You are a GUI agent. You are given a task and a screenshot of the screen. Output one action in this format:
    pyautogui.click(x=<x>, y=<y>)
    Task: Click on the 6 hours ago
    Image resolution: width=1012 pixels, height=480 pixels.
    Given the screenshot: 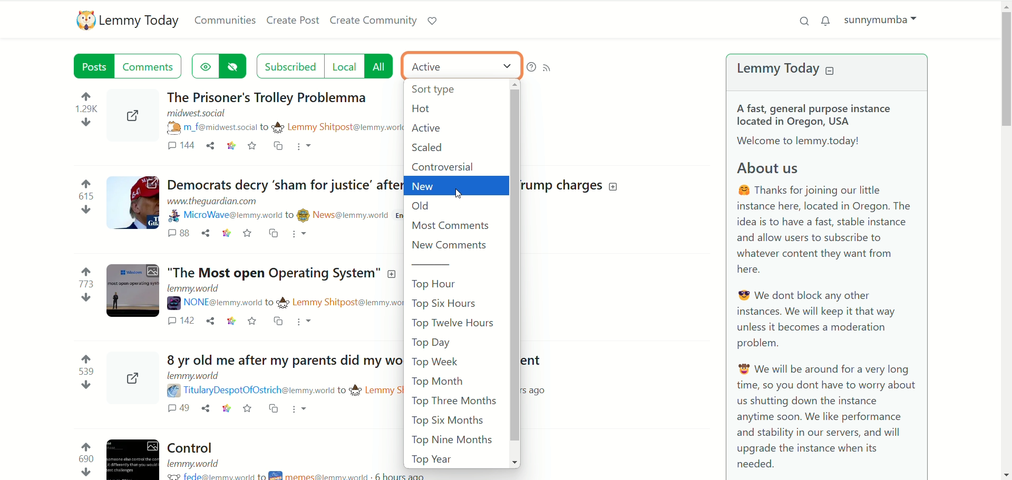 What is the action you would take?
    pyautogui.click(x=413, y=475)
    